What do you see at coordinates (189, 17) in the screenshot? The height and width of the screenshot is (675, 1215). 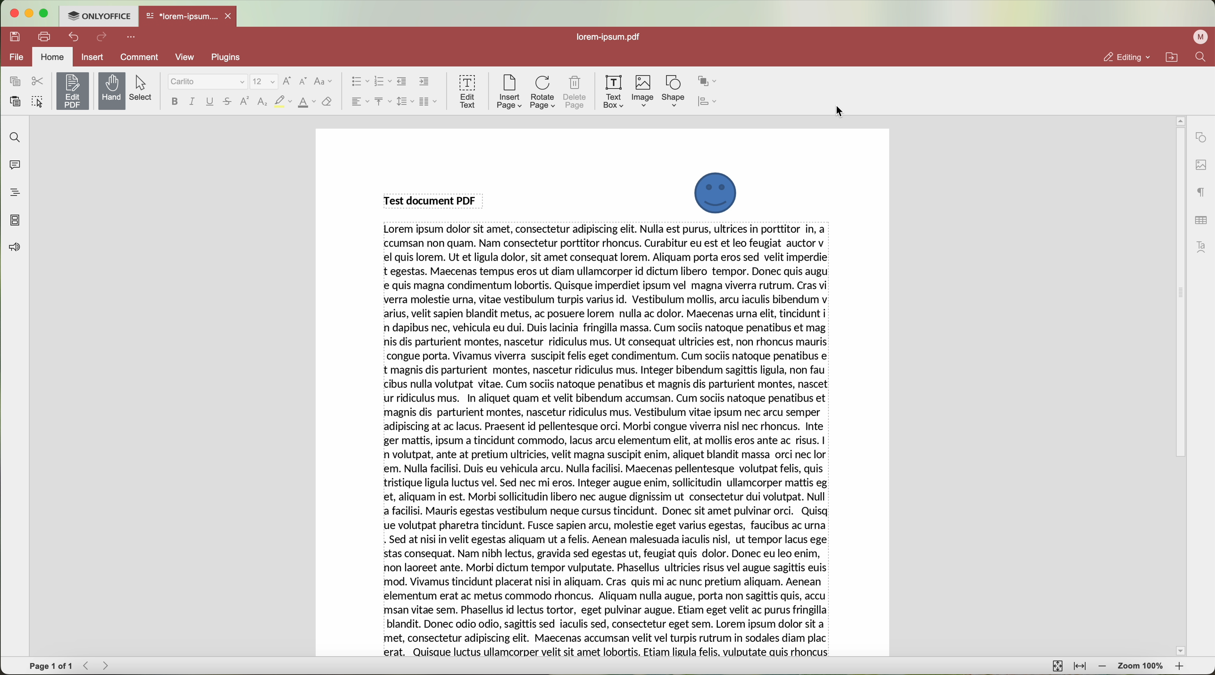 I see `open file` at bounding box center [189, 17].